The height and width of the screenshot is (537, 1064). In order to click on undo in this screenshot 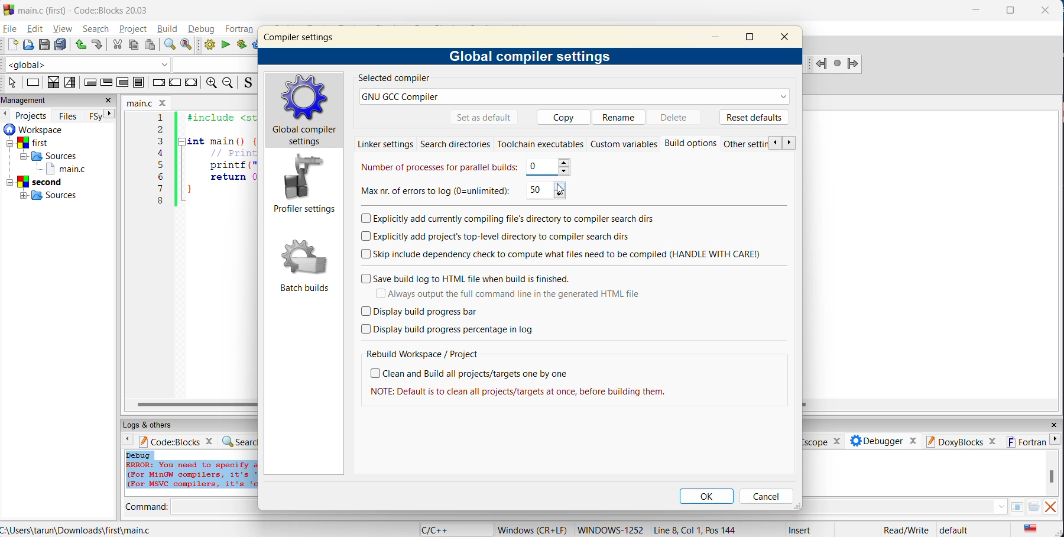, I will do `click(82, 46)`.